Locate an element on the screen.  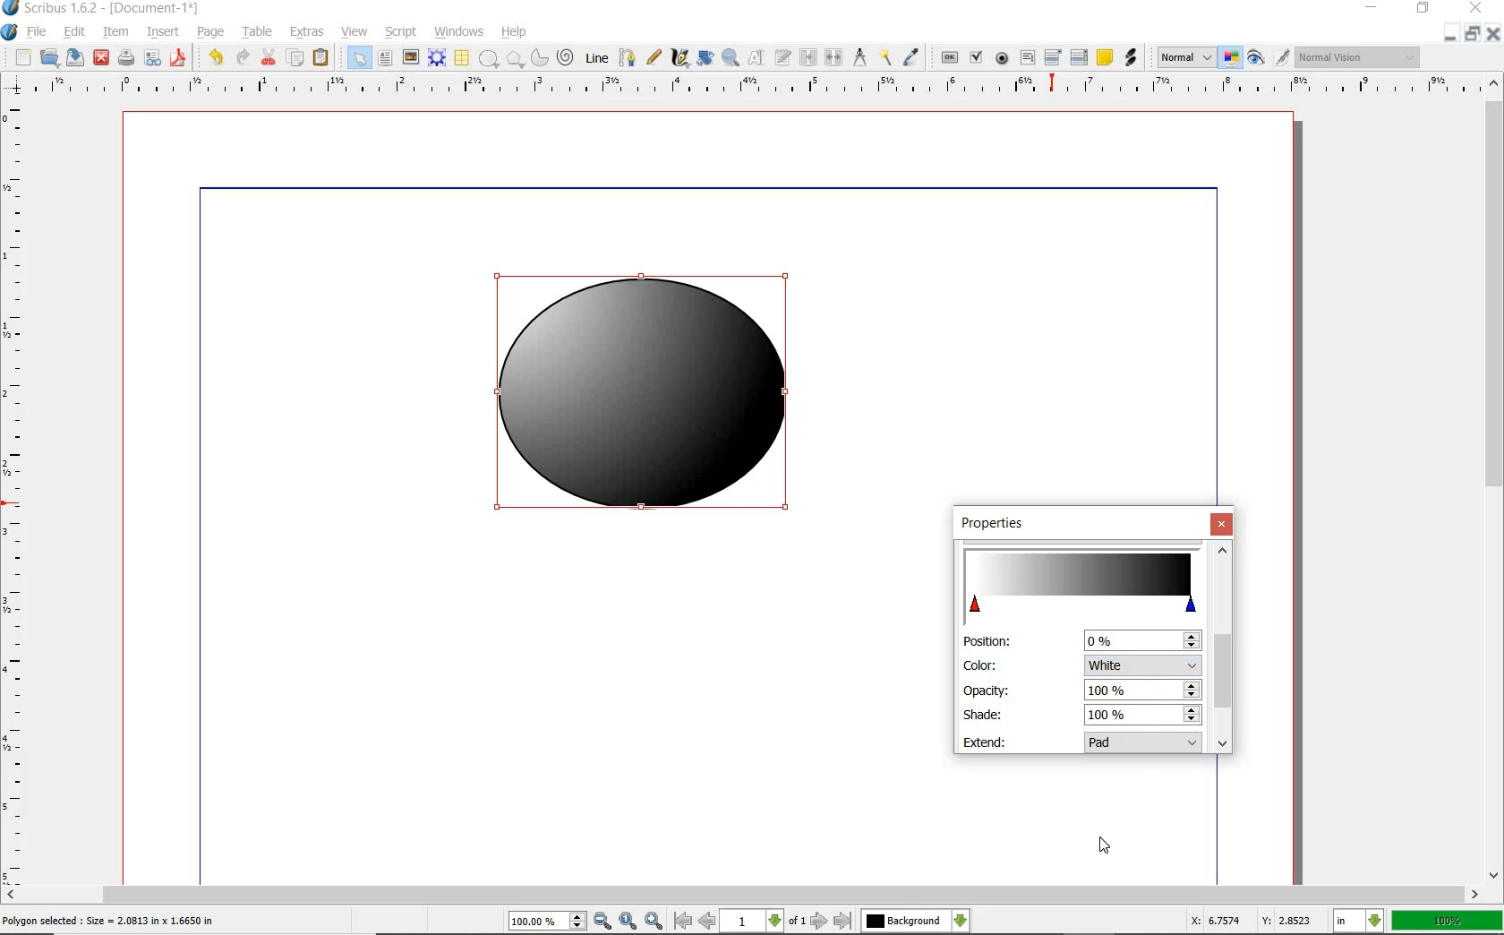
CALLIGRAPHIC LINE is located at coordinates (679, 58).